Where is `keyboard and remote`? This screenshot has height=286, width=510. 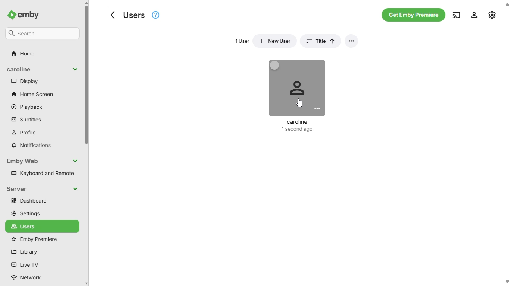 keyboard and remote is located at coordinates (43, 173).